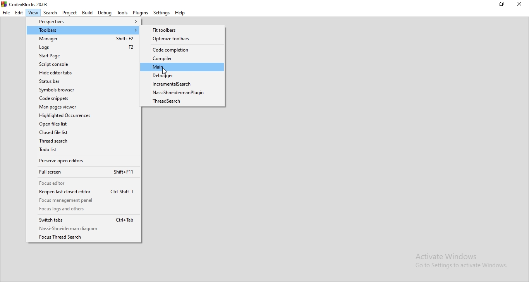 This screenshot has width=529, height=282. I want to click on close, so click(521, 5).